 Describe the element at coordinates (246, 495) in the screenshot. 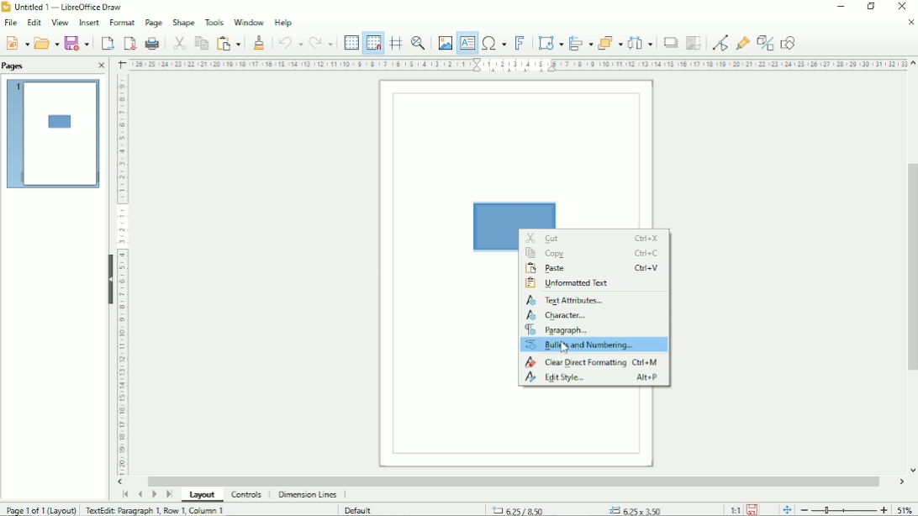

I see `Controls` at that location.